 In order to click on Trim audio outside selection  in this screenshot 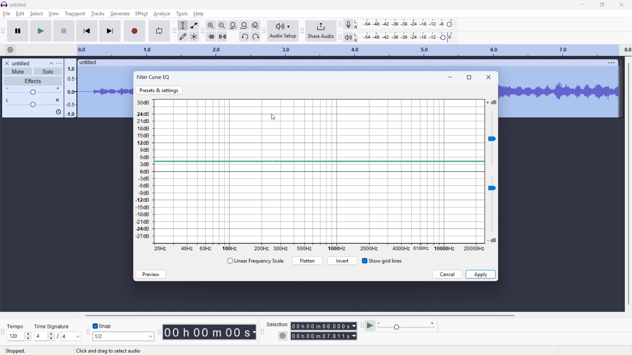, I will do `click(211, 37)`.